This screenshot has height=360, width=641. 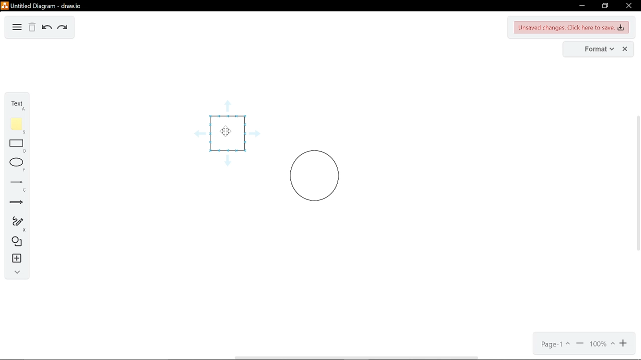 What do you see at coordinates (32, 28) in the screenshot?
I see `delete` at bounding box center [32, 28].